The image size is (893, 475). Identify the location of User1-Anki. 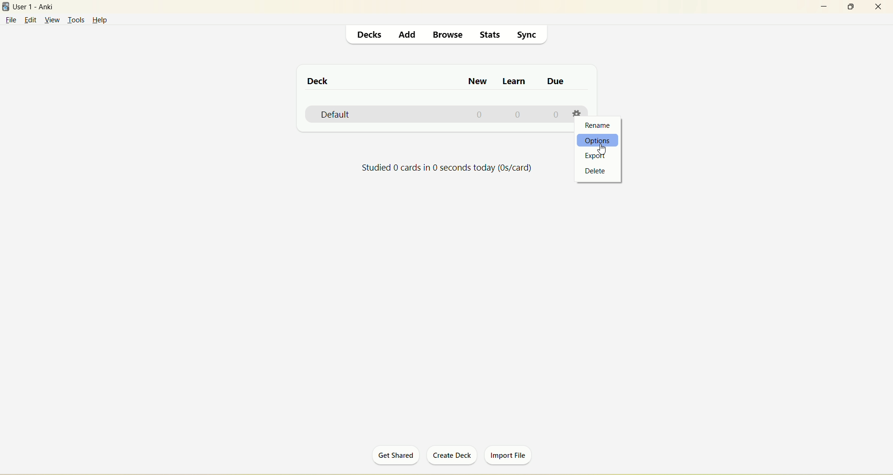
(40, 7).